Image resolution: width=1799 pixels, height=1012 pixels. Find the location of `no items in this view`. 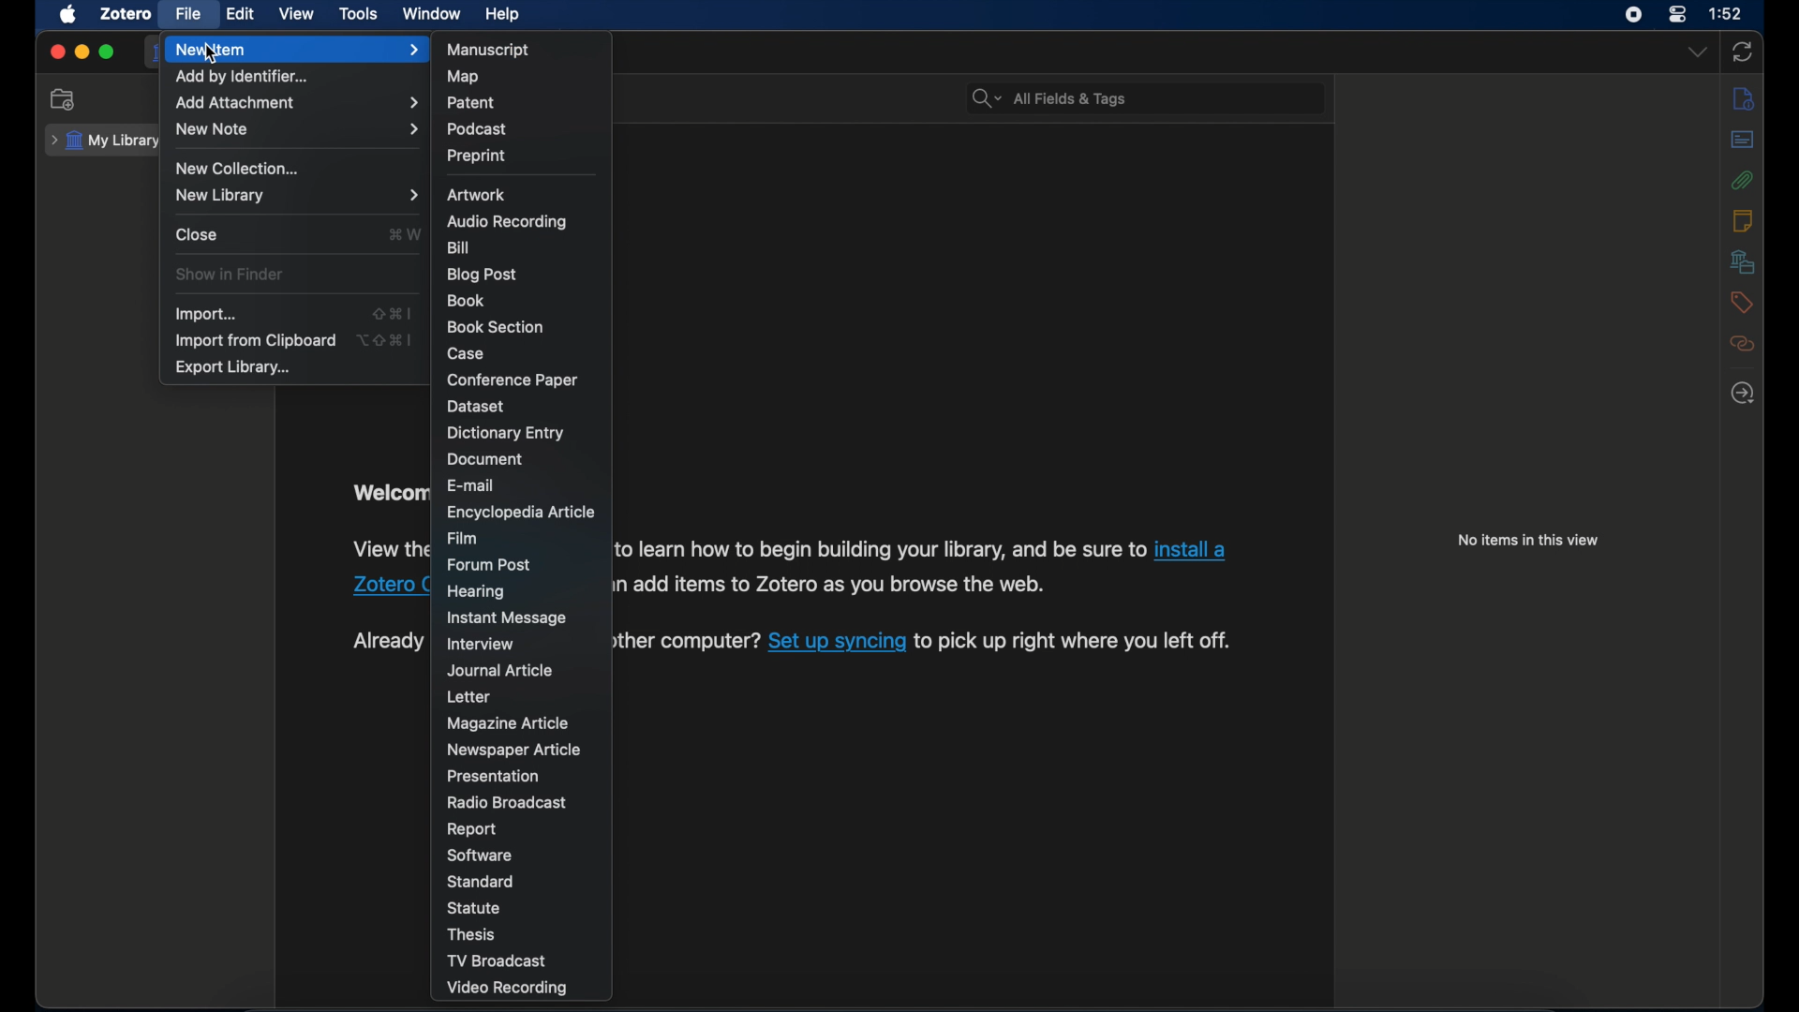

no items in this view is located at coordinates (1528, 542).